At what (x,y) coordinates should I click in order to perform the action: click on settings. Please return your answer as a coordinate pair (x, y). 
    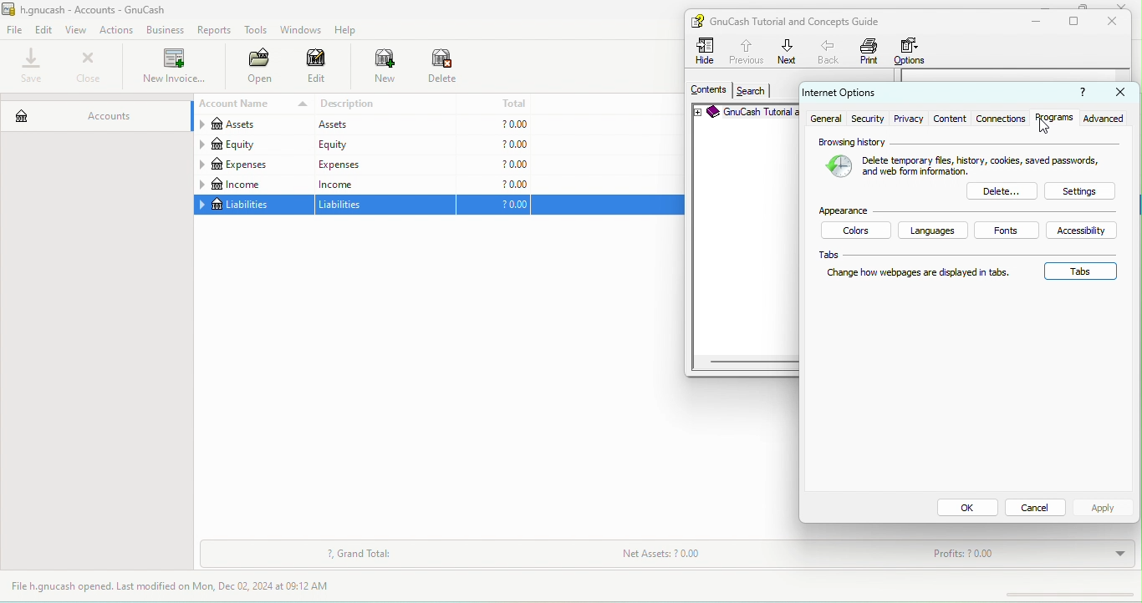
    Looking at the image, I should click on (1083, 190).